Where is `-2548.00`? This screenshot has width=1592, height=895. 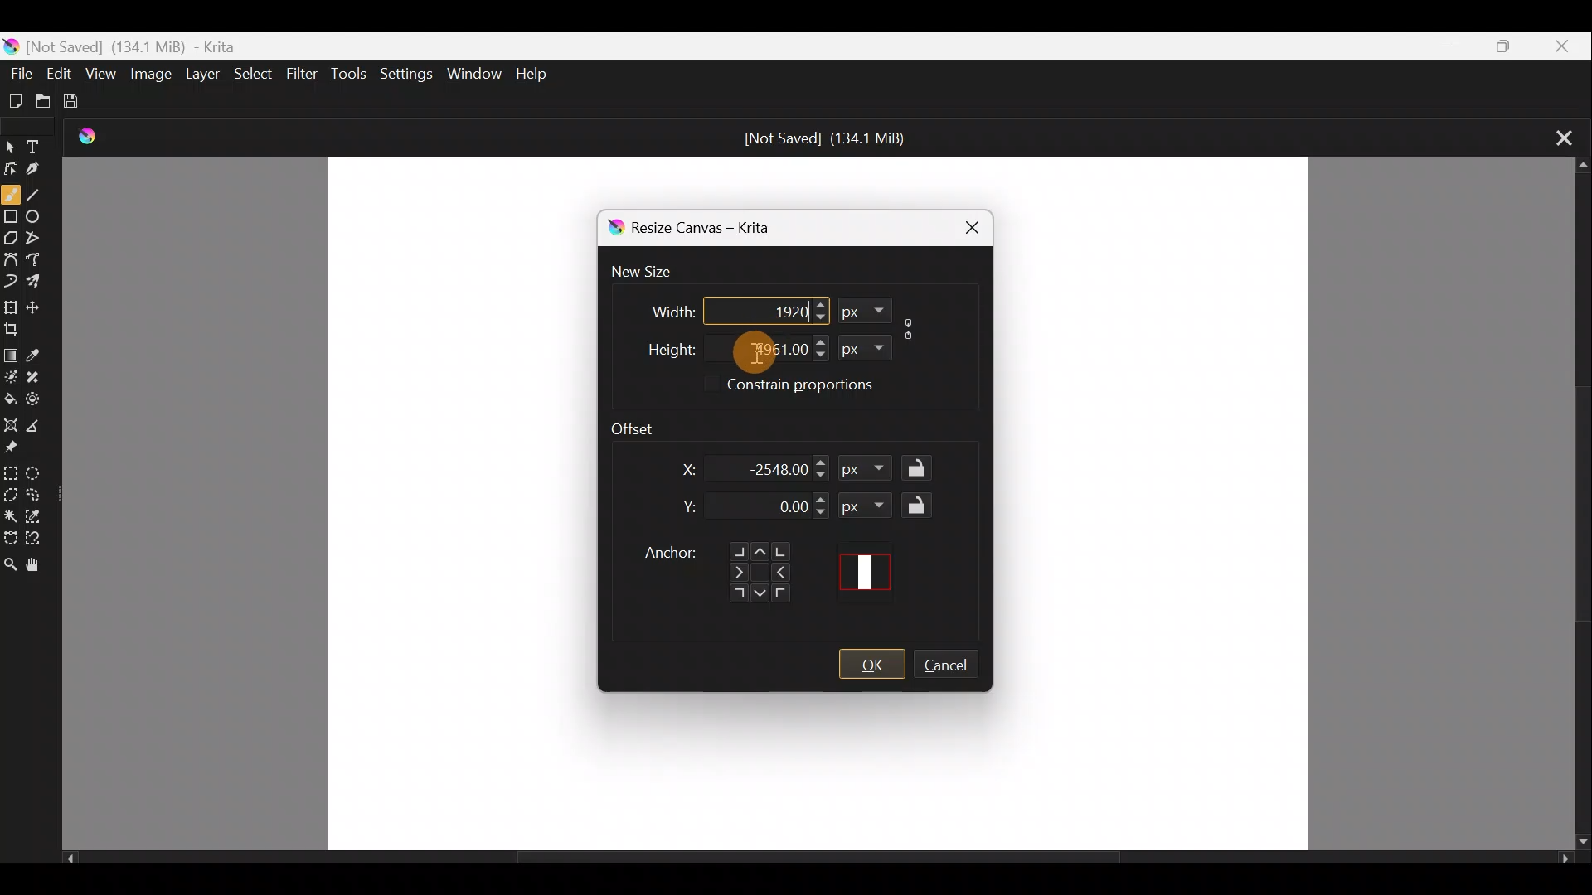
-2548.00 is located at coordinates (776, 468).